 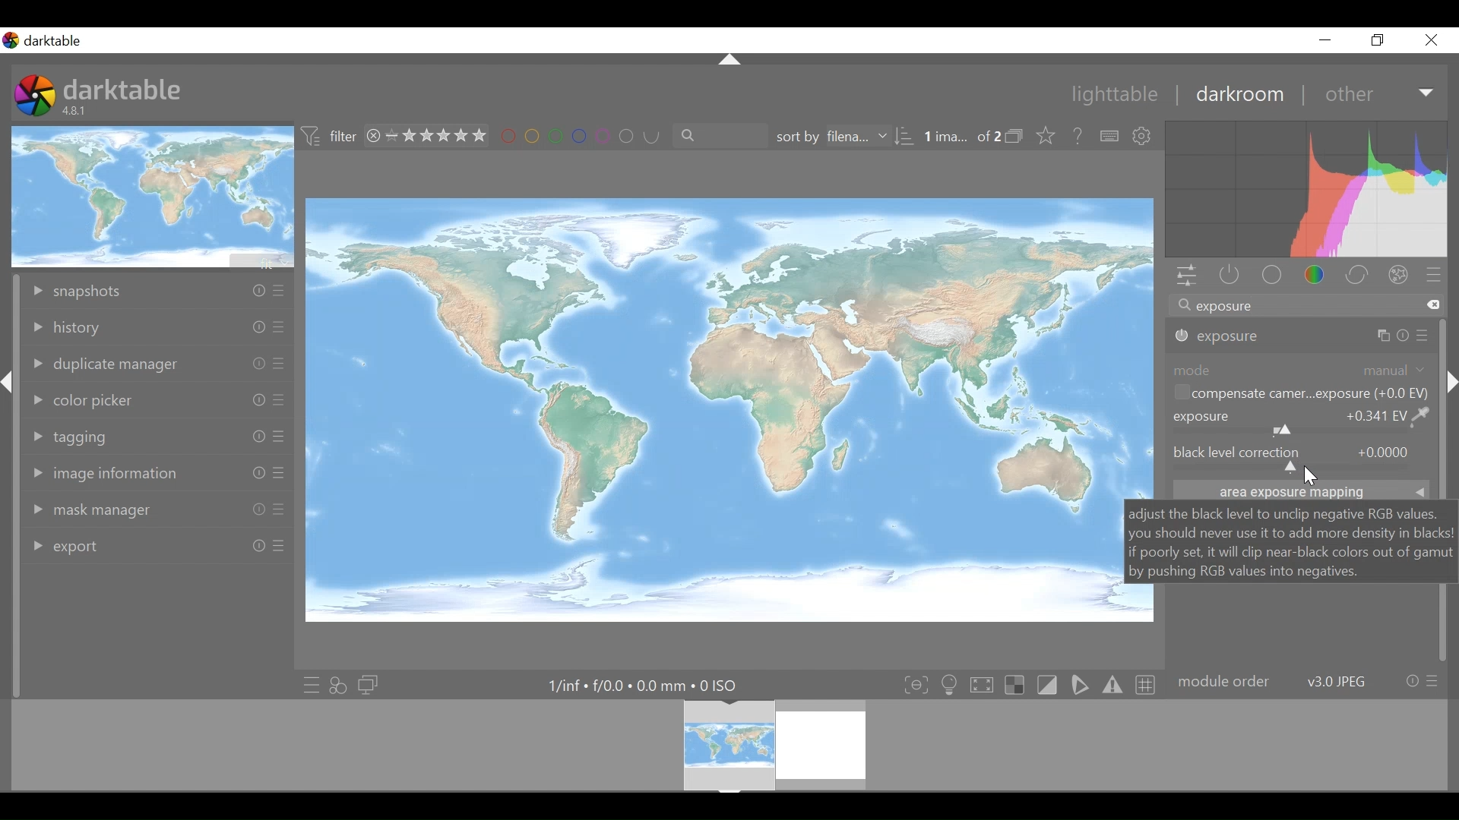 What do you see at coordinates (1078, 134) in the screenshot?
I see `Help` at bounding box center [1078, 134].